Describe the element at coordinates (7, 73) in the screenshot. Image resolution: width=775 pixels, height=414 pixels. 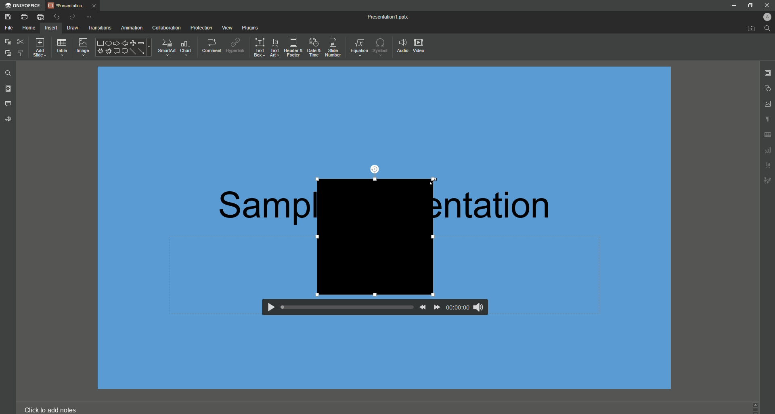
I see `Find` at that location.